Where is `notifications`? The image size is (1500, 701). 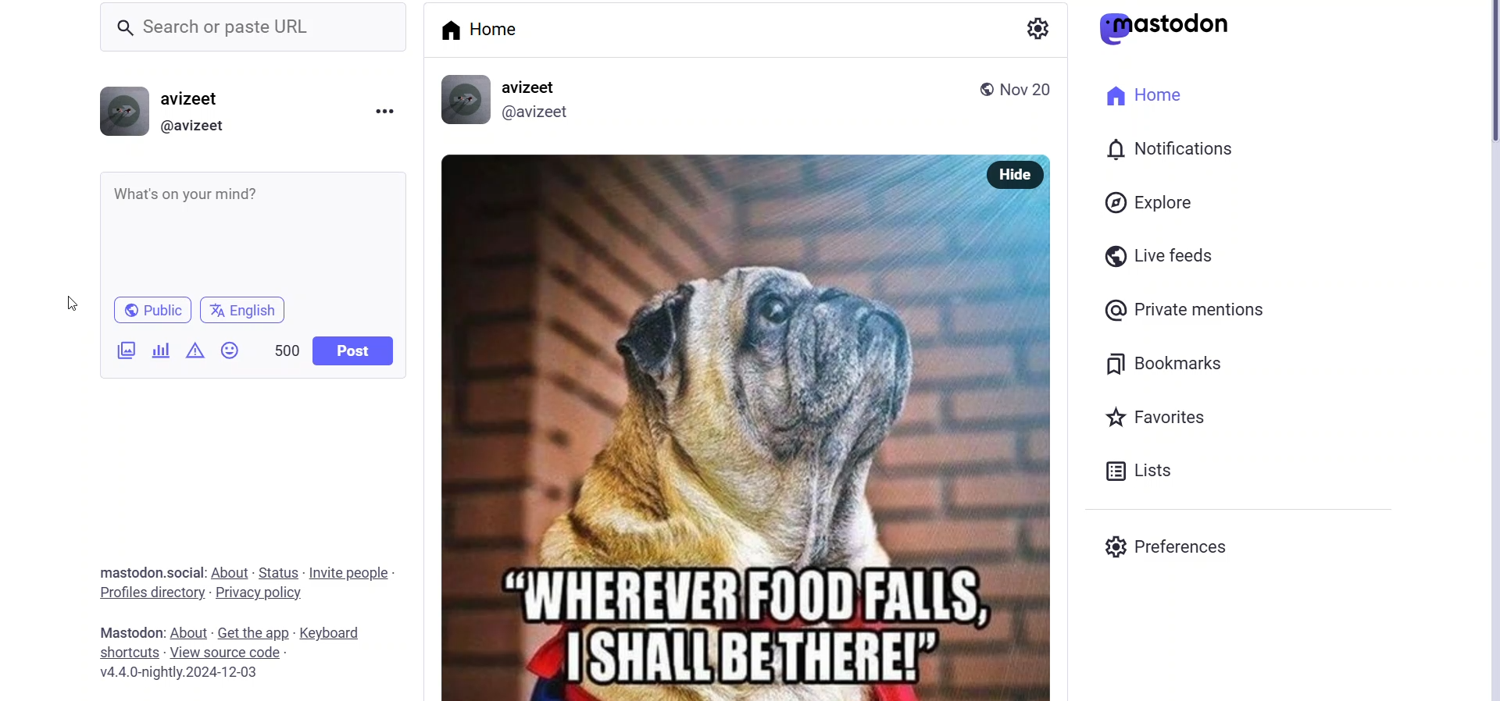
notifications is located at coordinates (1167, 151).